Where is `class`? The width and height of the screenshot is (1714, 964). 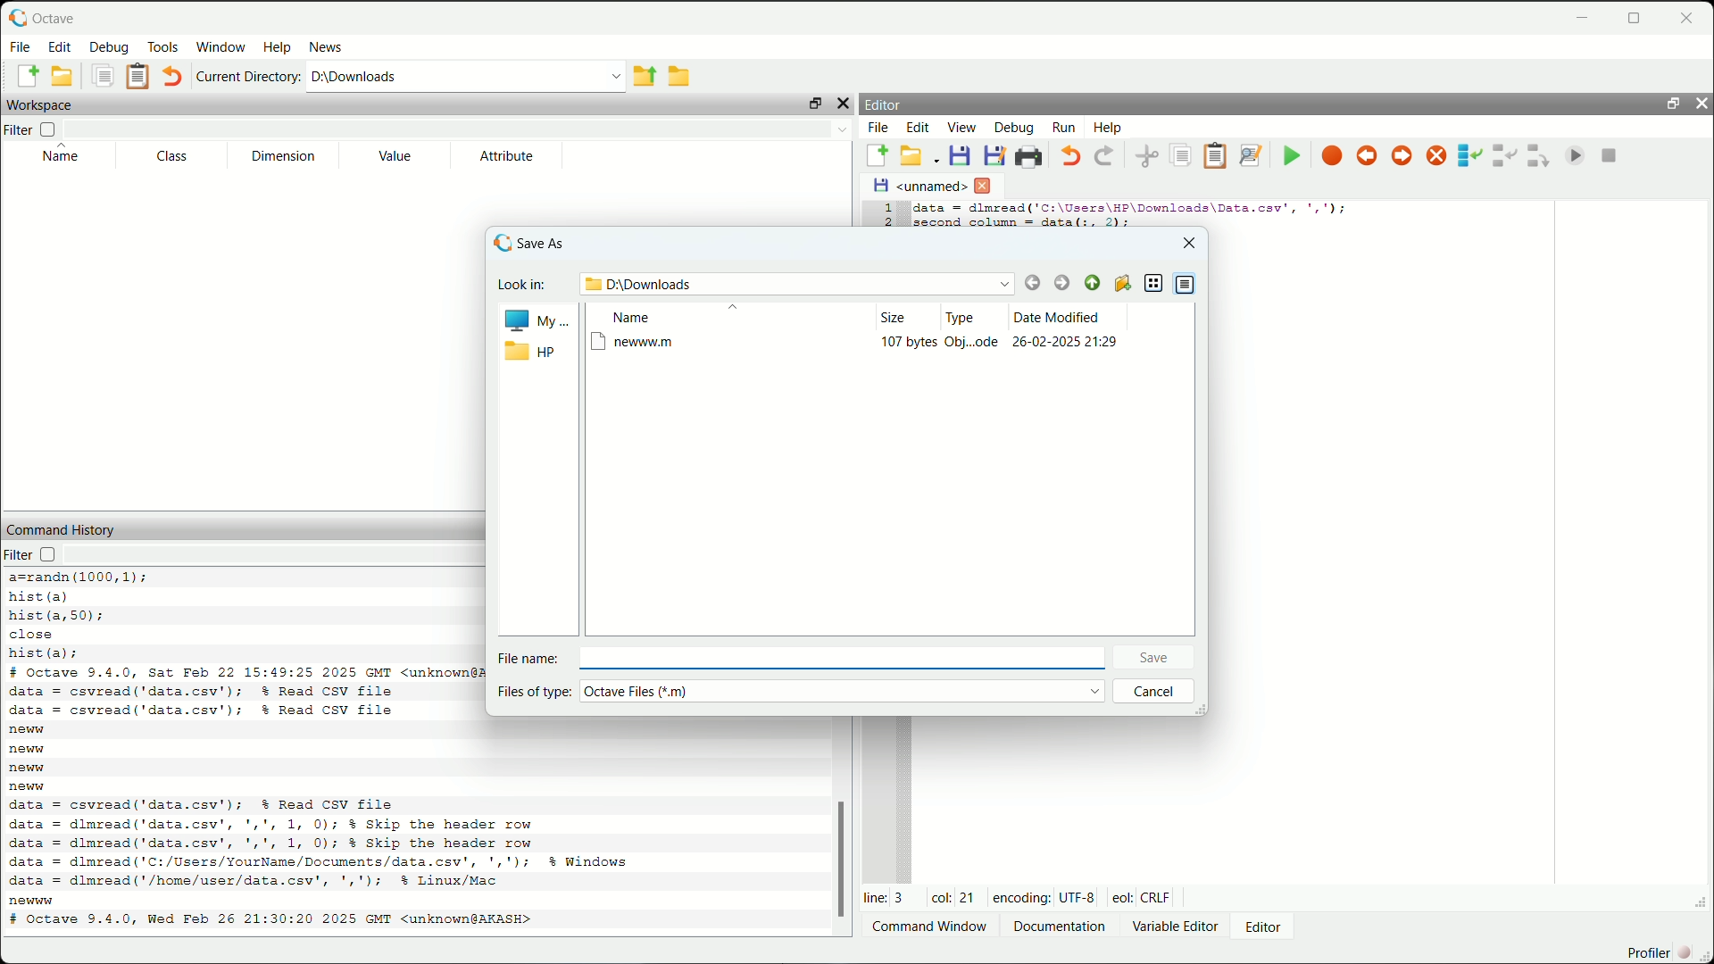
class is located at coordinates (171, 158).